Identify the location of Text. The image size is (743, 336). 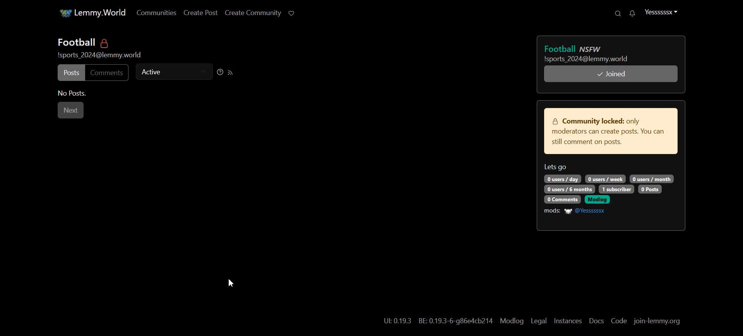
(72, 94).